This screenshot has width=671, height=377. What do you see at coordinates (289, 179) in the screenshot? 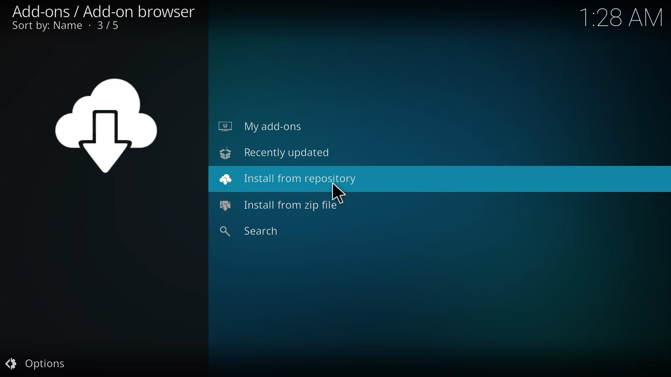
I see `install from repository` at bounding box center [289, 179].